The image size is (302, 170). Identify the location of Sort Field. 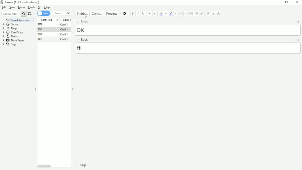
(48, 19).